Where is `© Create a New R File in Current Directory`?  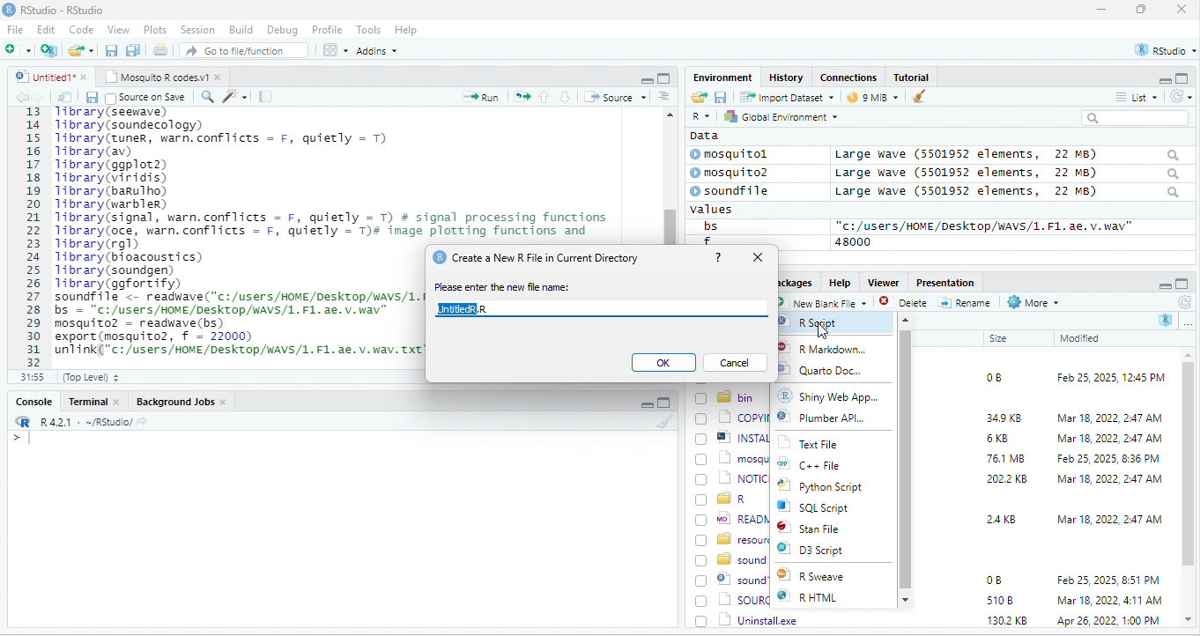 © Create a New R File in Current Directory is located at coordinates (539, 256).